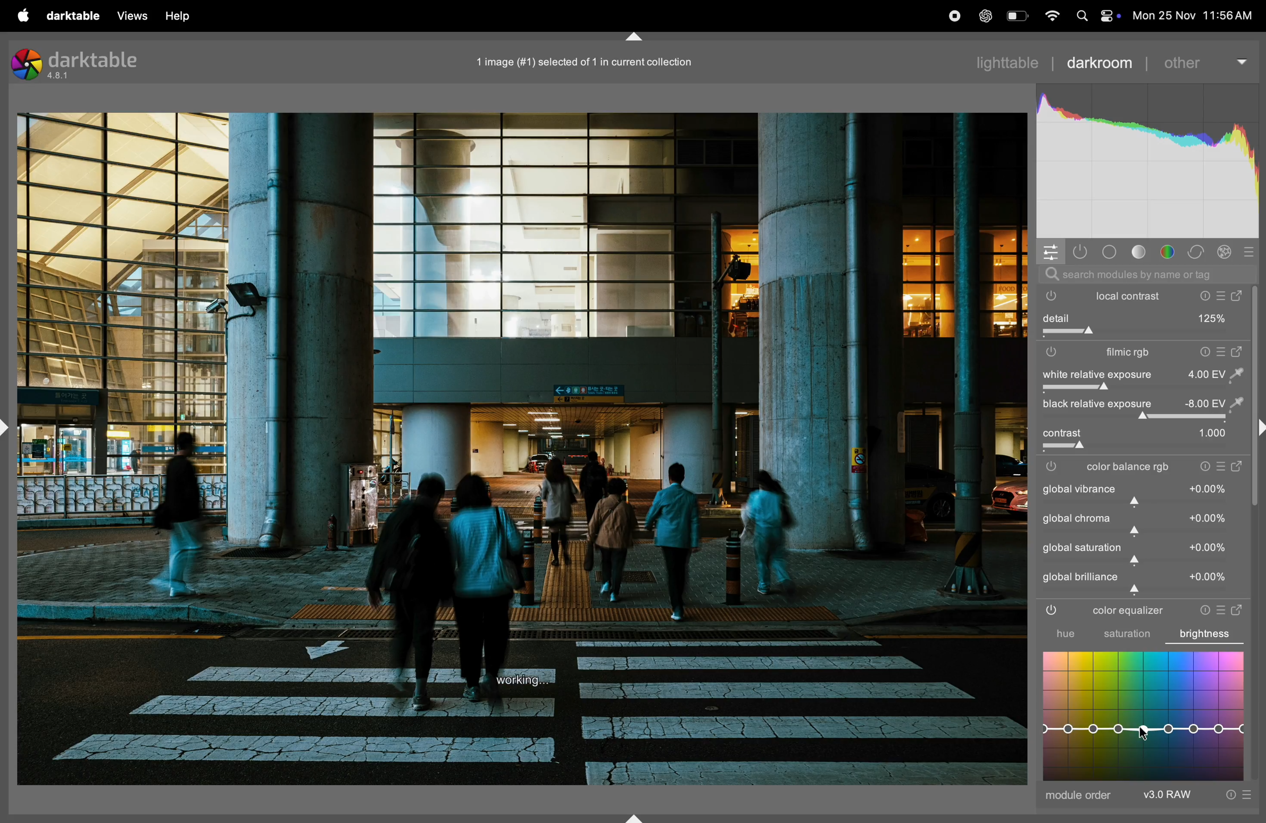 The image size is (1266, 823). What do you see at coordinates (1209, 488) in the screenshot?
I see `value` at bounding box center [1209, 488].